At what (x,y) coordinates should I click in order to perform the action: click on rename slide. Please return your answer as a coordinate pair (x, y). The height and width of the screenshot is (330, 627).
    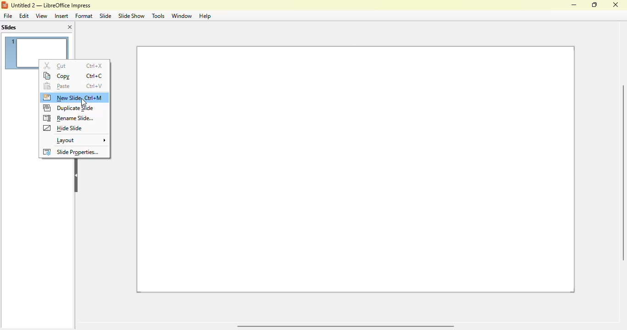
    Looking at the image, I should click on (69, 118).